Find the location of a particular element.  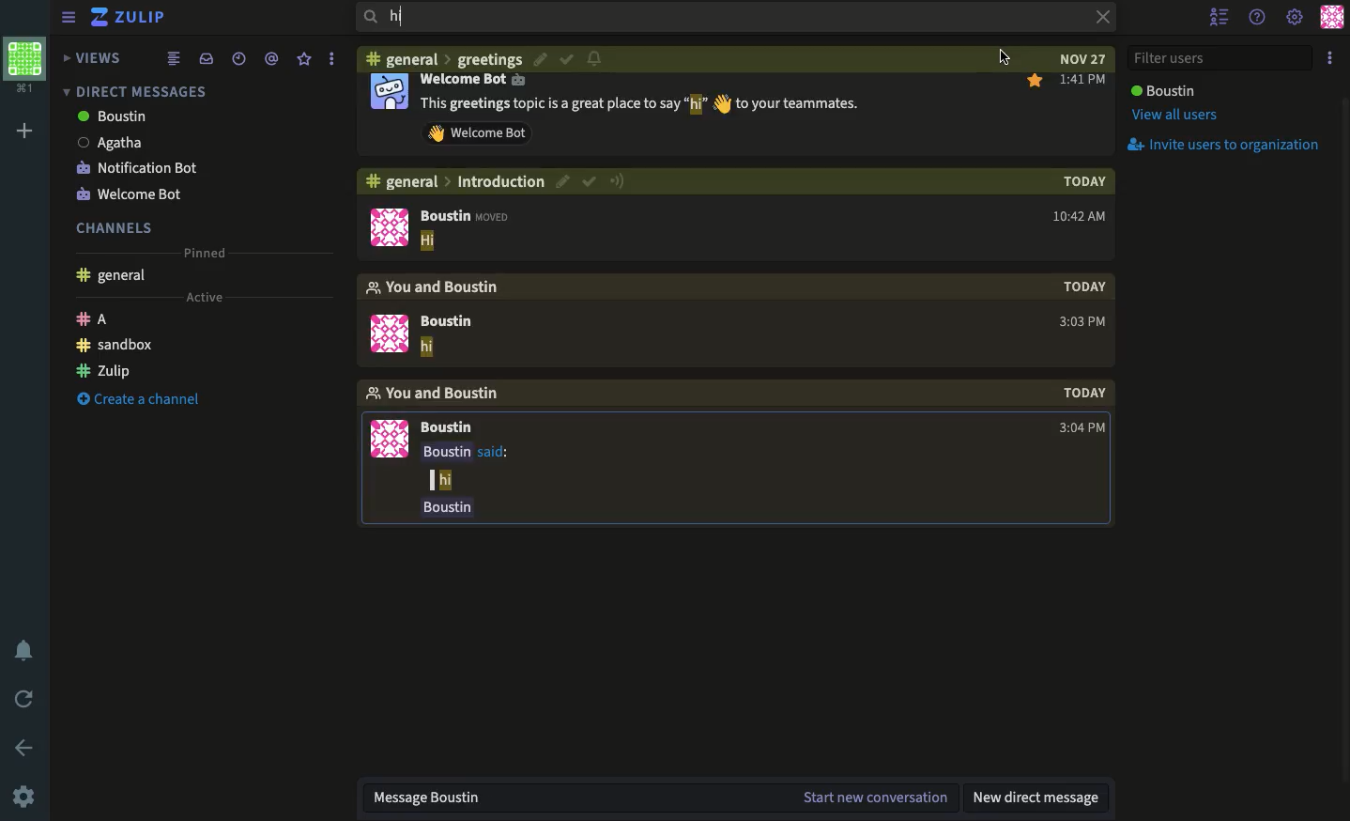

display picture is located at coordinates (388, 440).